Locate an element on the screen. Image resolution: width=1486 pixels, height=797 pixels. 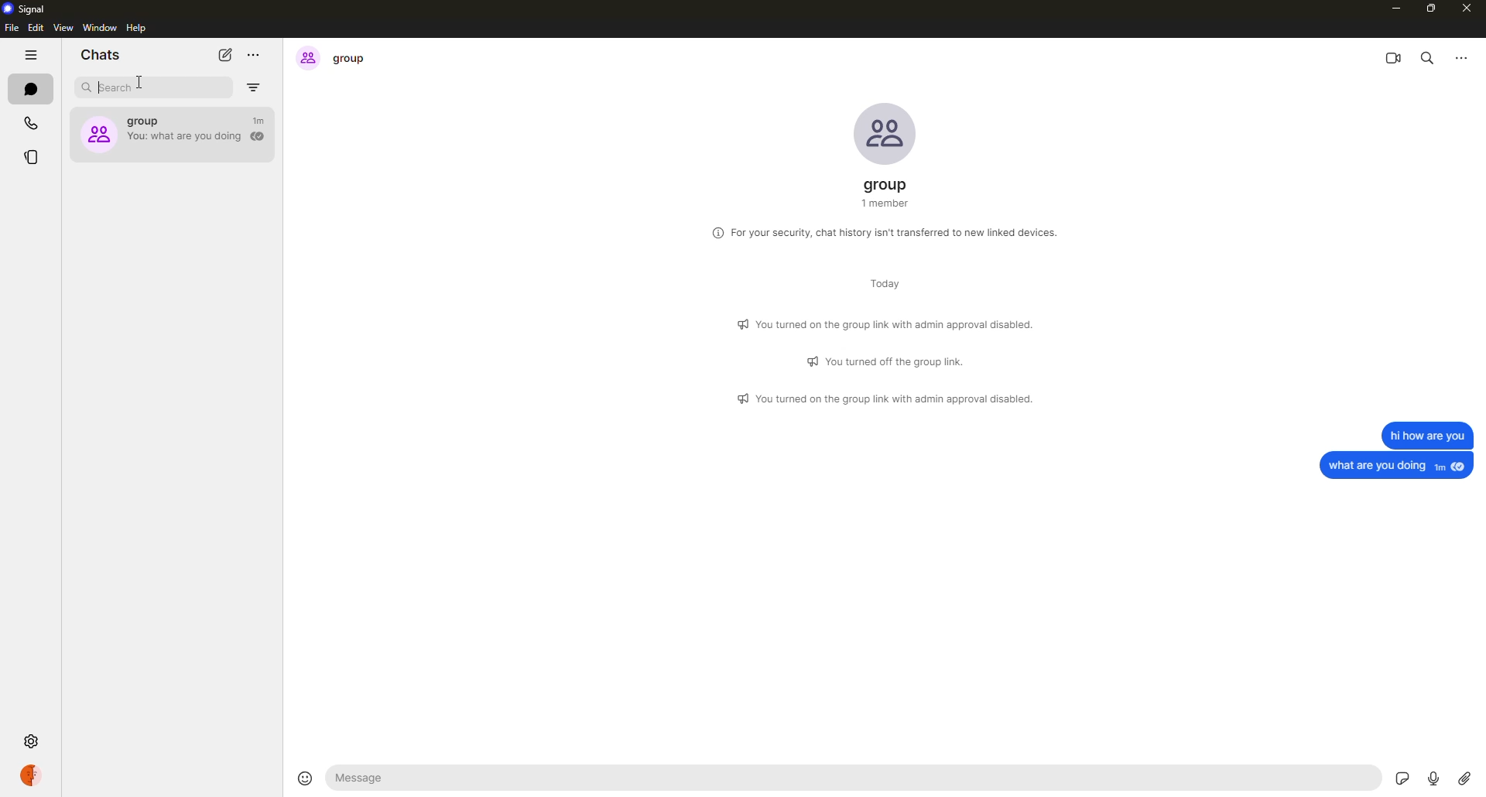
new chat is located at coordinates (224, 55).